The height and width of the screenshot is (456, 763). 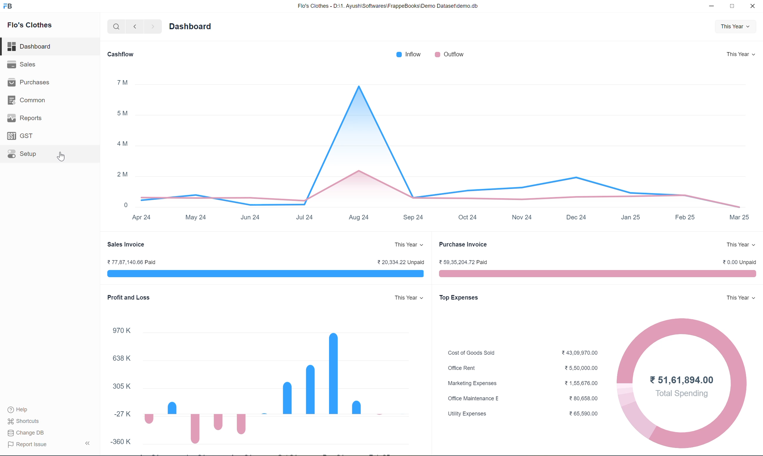 What do you see at coordinates (523, 369) in the screenshot?
I see `Office Rent 25,50,000.00` at bounding box center [523, 369].